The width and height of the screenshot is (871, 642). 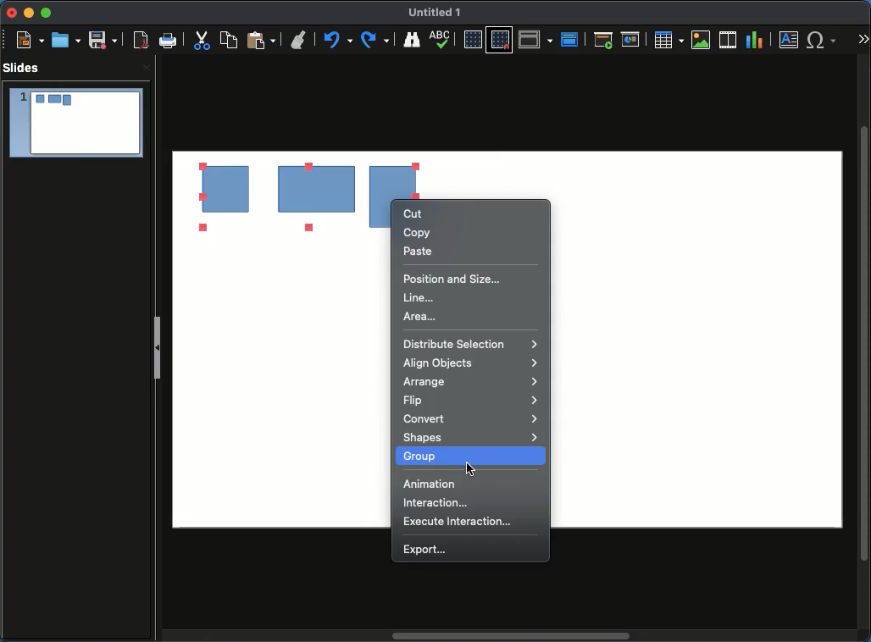 What do you see at coordinates (12, 14) in the screenshot?
I see `Close` at bounding box center [12, 14].